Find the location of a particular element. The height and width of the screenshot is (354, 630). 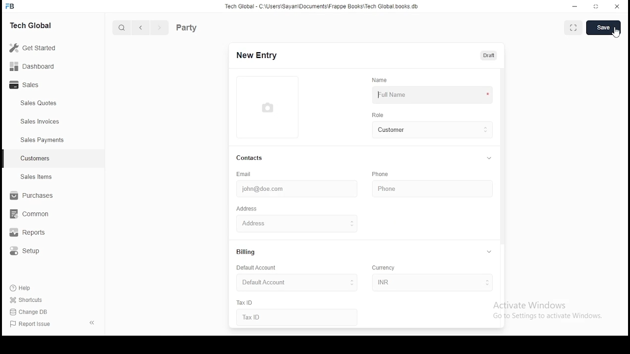

default account is located at coordinates (292, 282).